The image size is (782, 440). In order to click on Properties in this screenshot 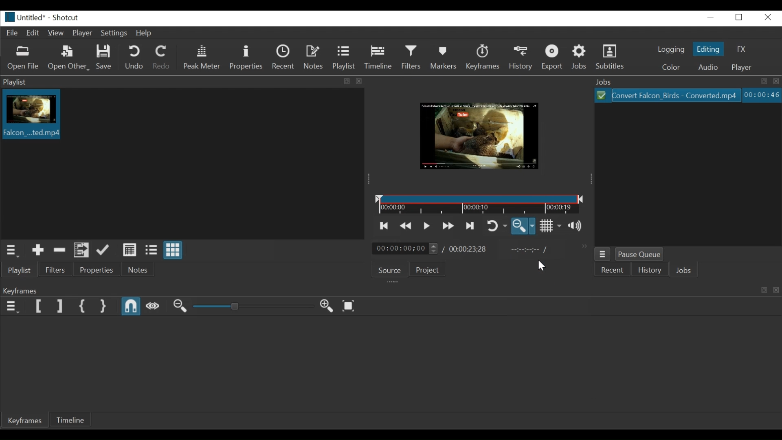, I will do `click(97, 269)`.